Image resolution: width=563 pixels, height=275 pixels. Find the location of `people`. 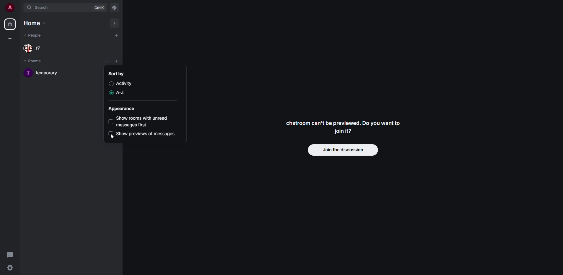

people is located at coordinates (35, 35).